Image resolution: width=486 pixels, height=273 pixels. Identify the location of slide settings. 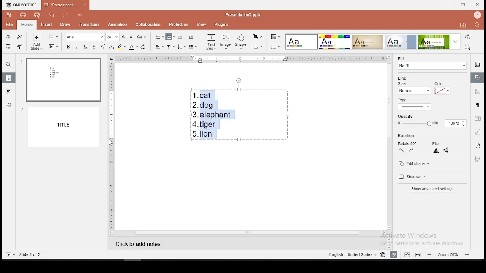
(477, 64).